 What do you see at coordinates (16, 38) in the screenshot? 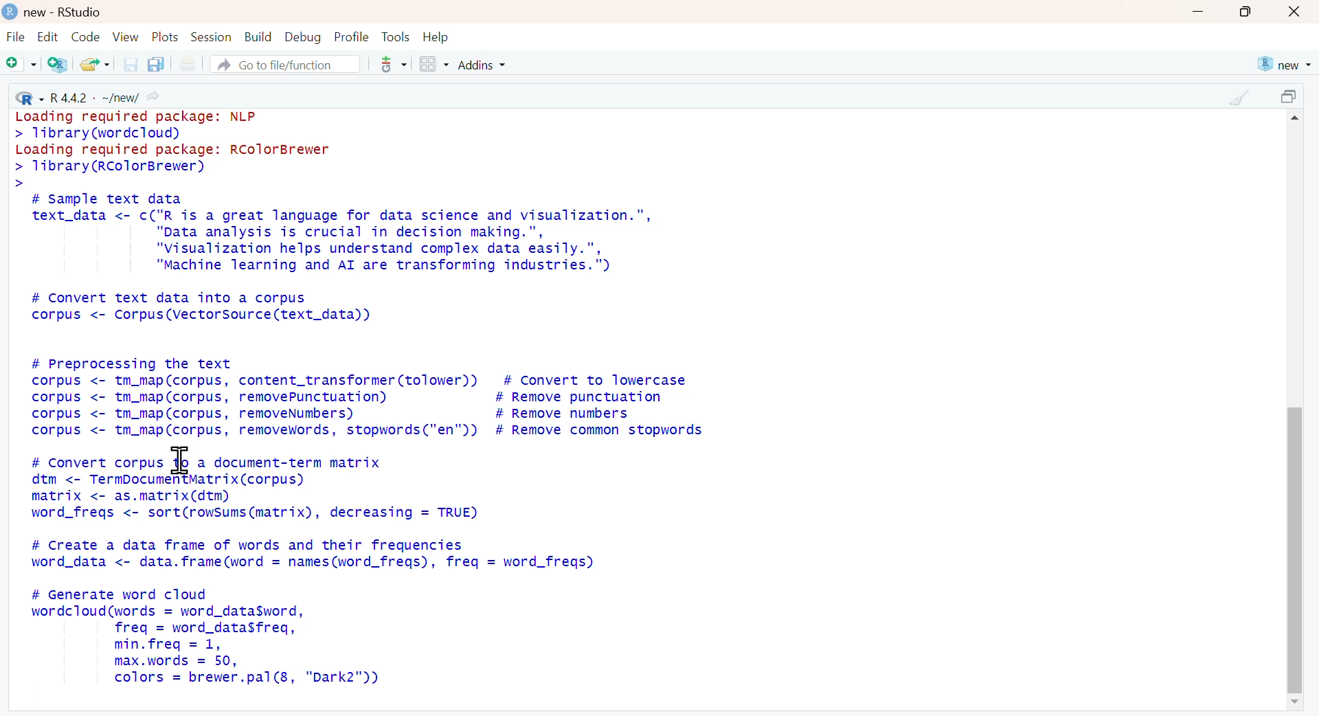
I see `File` at bounding box center [16, 38].